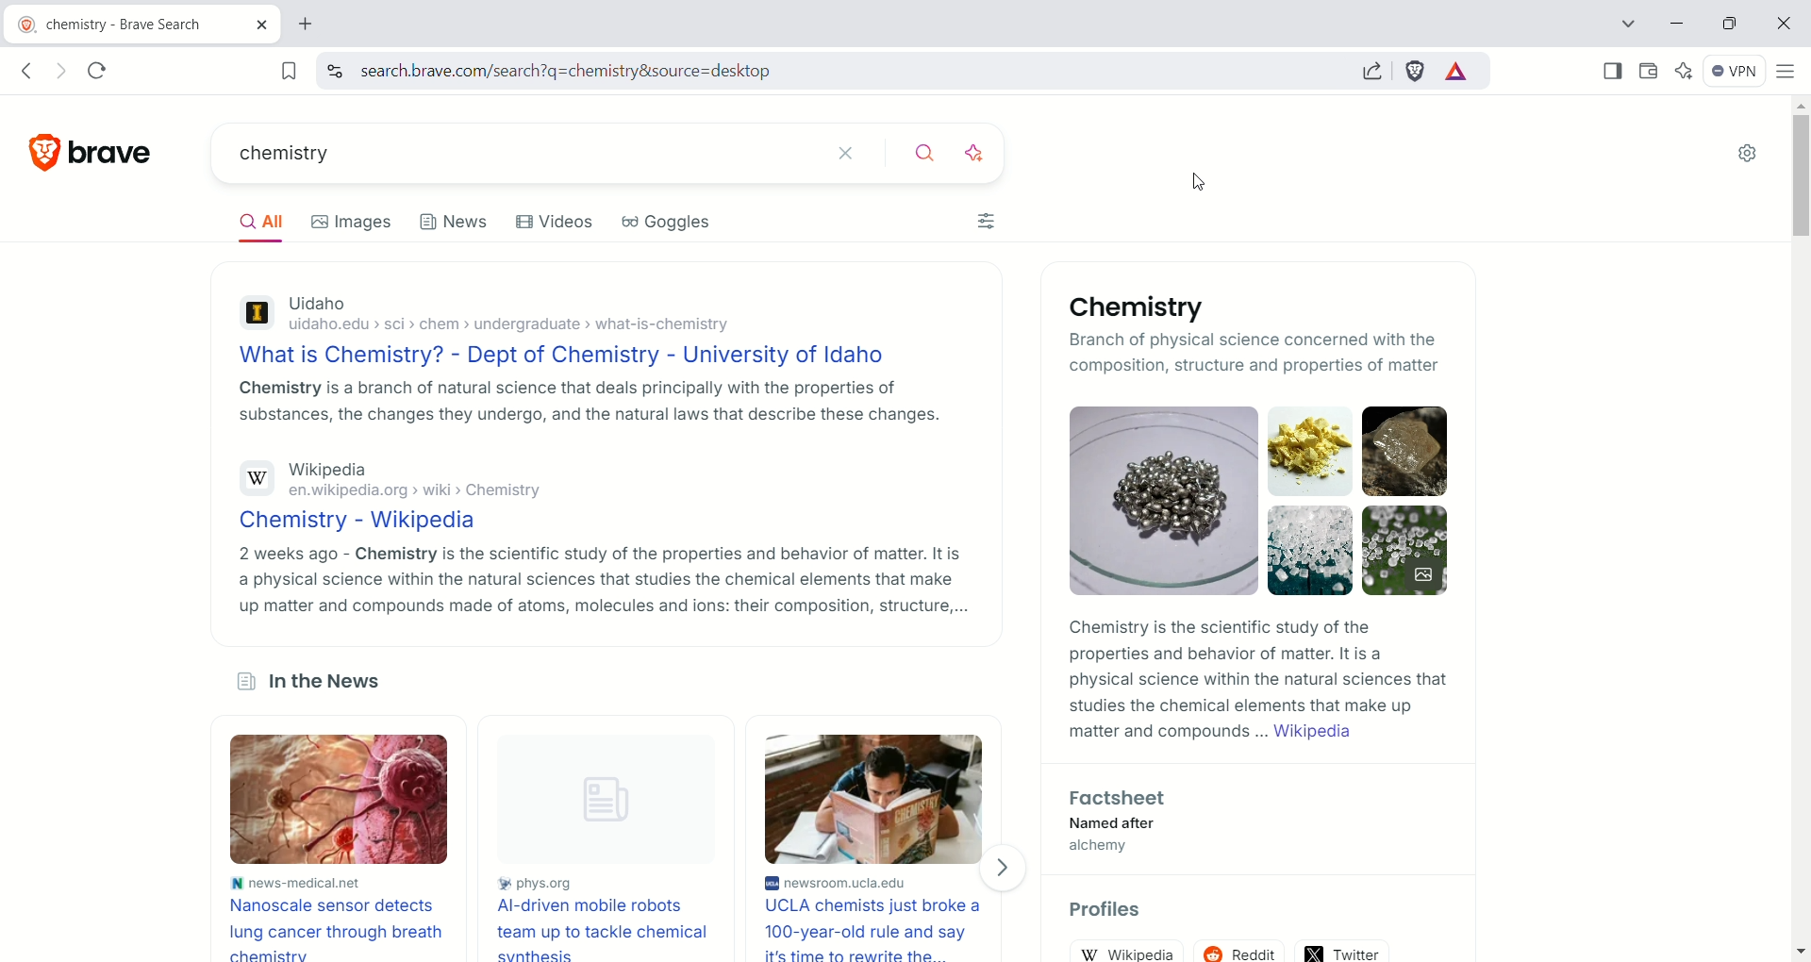 This screenshot has height=962, width=1811. What do you see at coordinates (839, 73) in the screenshot?
I see `search.brave.com/search?q=chemistry&source=desktop` at bounding box center [839, 73].